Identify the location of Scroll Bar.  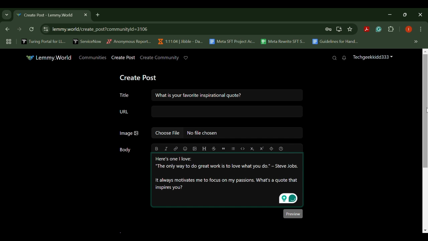
(425, 140).